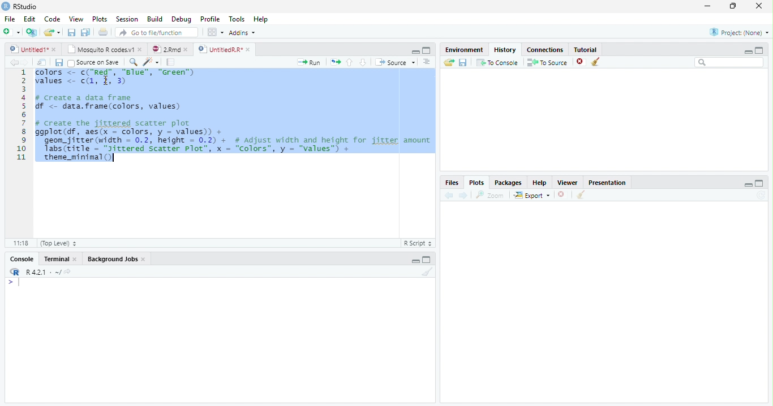 The height and width of the screenshot is (406, 773). Describe the element at coordinates (22, 258) in the screenshot. I see `Console` at that location.